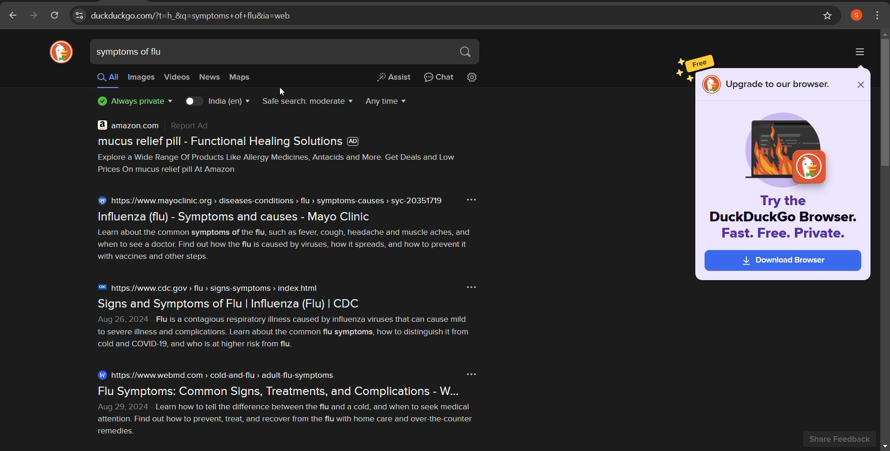 This screenshot has width=890, height=451. What do you see at coordinates (227, 102) in the screenshot?
I see `location` at bounding box center [227, 102].